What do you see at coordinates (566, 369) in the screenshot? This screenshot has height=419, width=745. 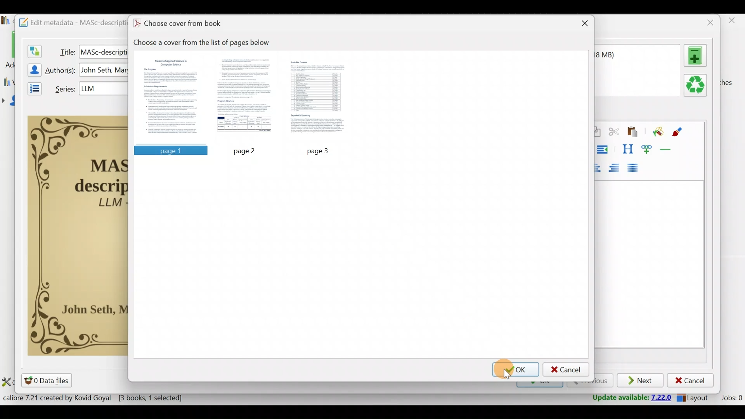 I see `cancel` at bounding box center [566, 369].